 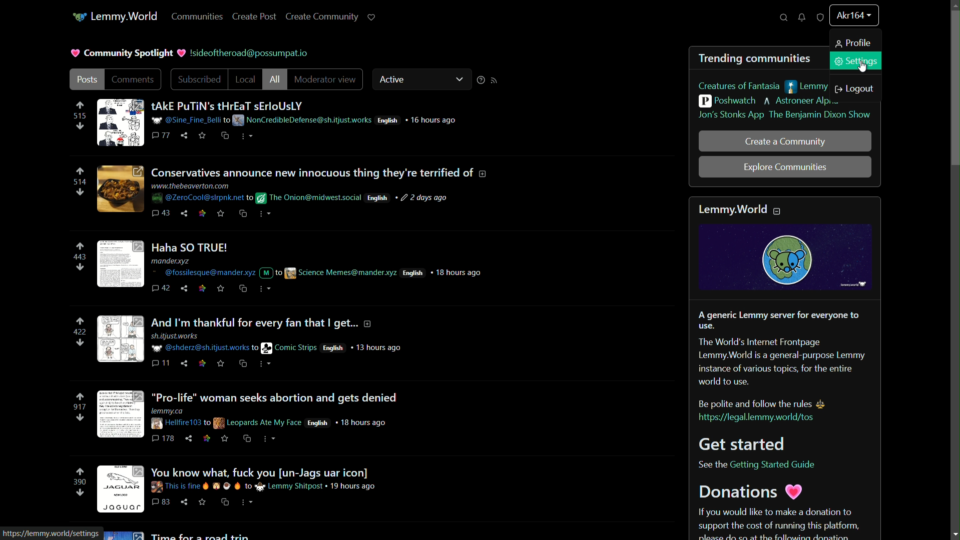 I want to click on profile name, so click(x=853, y=14).